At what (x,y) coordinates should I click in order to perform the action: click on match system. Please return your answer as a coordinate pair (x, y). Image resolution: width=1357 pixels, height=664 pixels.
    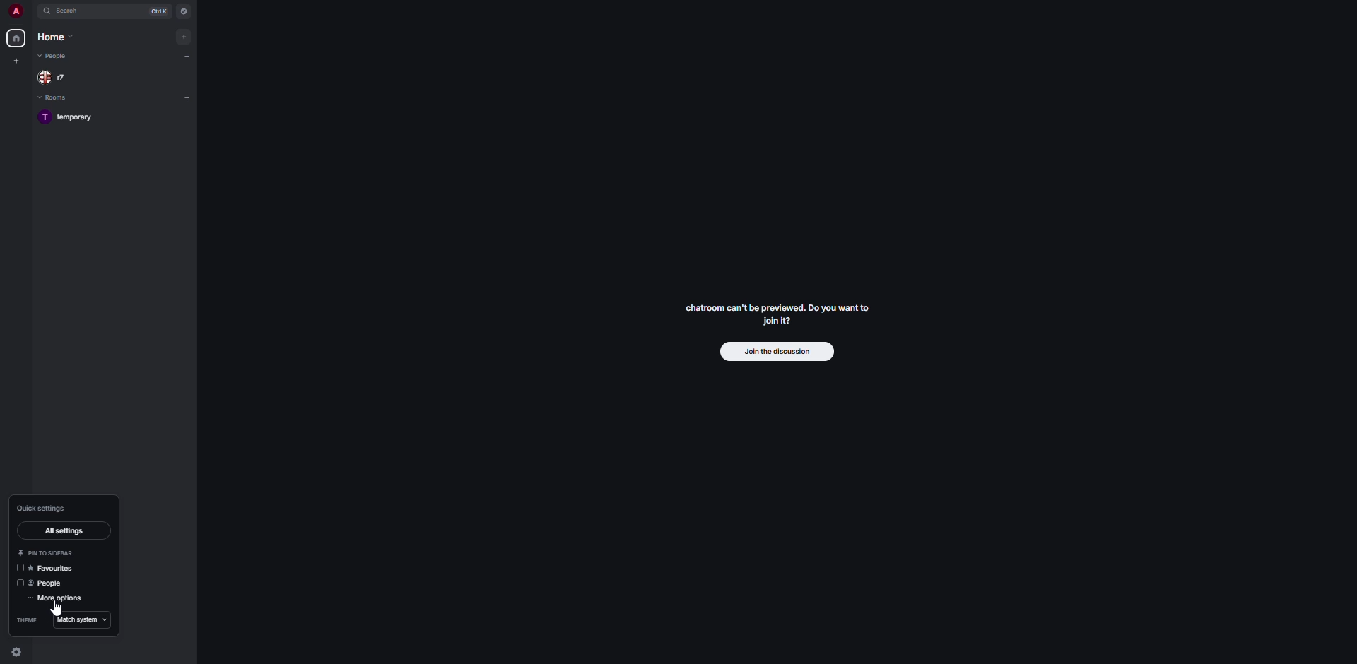
    Looking at the image, I should click on (82, 619).